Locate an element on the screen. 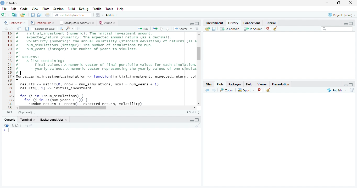 Image resolution: width=357 pixels, height=188 pixels. Plots is located at coordinates (46, 9).